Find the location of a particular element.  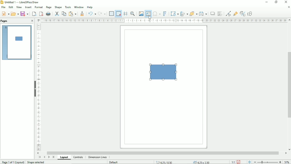

Scaling factor is located at coordinates (233, 162).